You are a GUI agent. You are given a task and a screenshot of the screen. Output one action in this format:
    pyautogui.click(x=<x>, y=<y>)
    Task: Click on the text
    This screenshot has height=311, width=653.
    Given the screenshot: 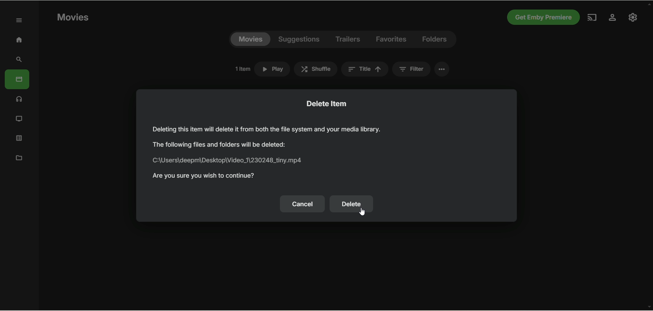 What is the action you would take?
    pyautogui.click(x=270, y=152)
    